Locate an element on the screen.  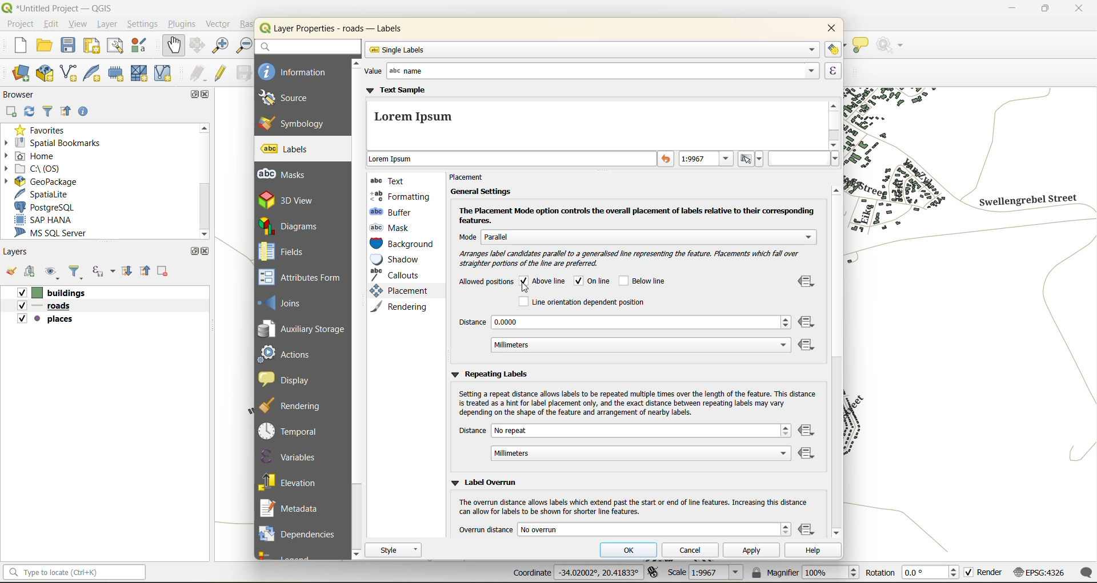
source is located at coordinates (291, 98).